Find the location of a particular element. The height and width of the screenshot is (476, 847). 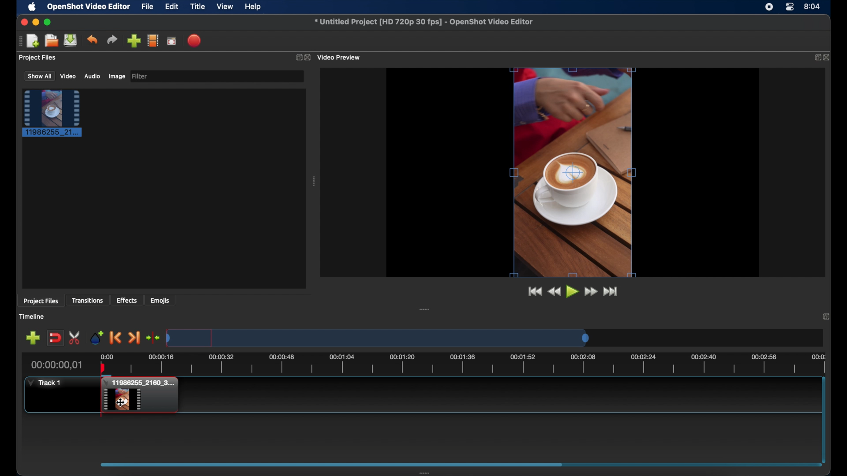

explore profiles is located at coordinates (153, 41).